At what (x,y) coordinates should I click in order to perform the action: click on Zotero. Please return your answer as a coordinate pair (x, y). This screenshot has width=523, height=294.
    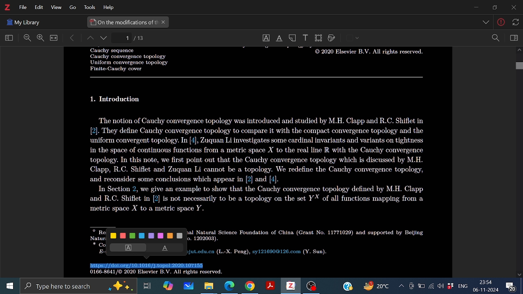
    Looking at the image, I should click on (7, 7).